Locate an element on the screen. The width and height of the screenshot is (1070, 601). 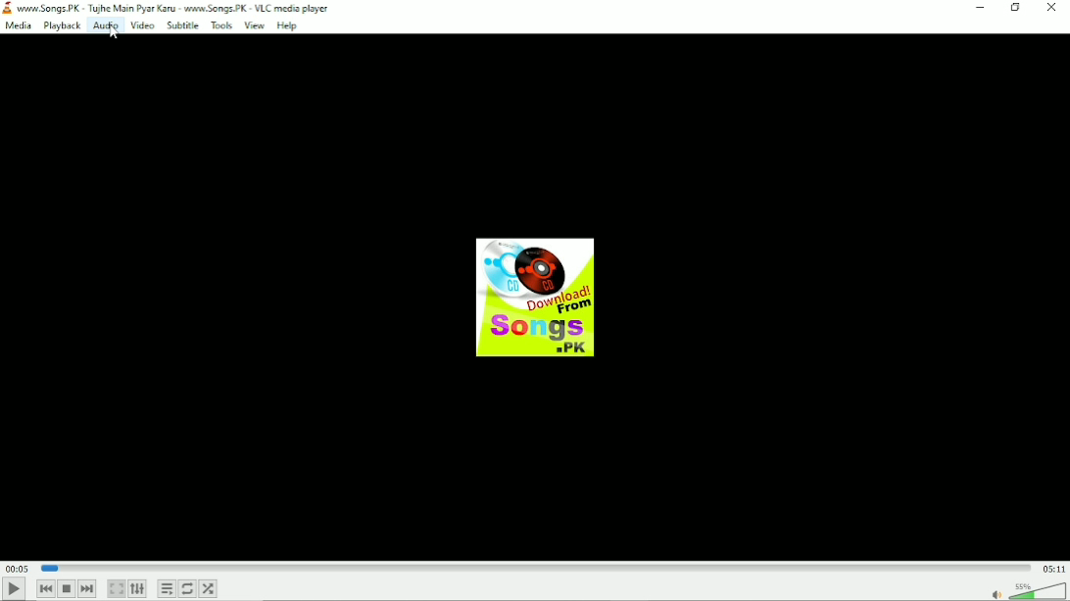
Audio track image is located at coordinates (532, 298).